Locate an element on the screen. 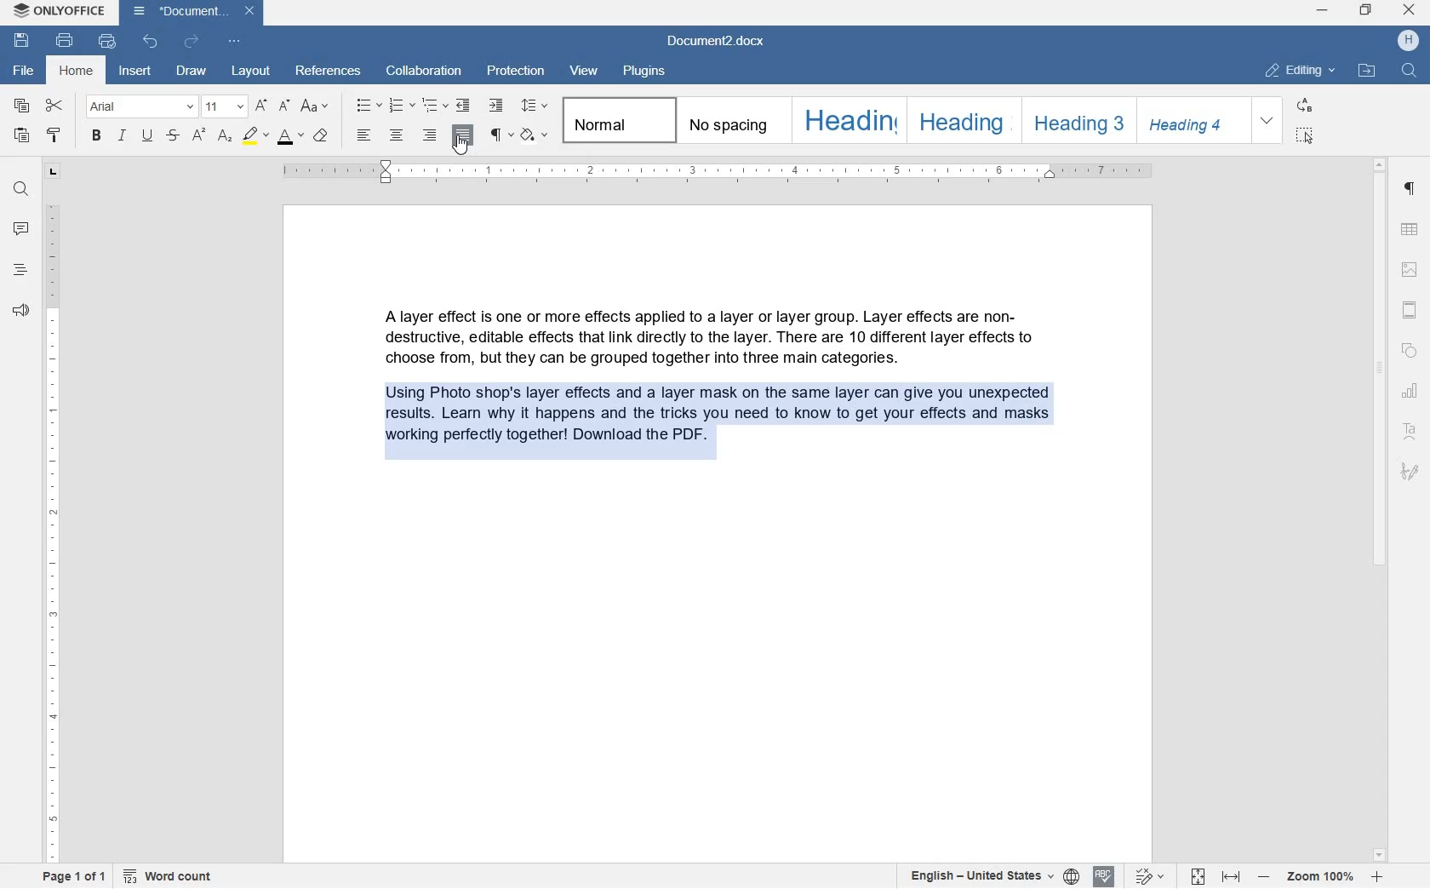 The height and width of the screenshot is (889, 1430). COPY is located at coordinates (21, 106).